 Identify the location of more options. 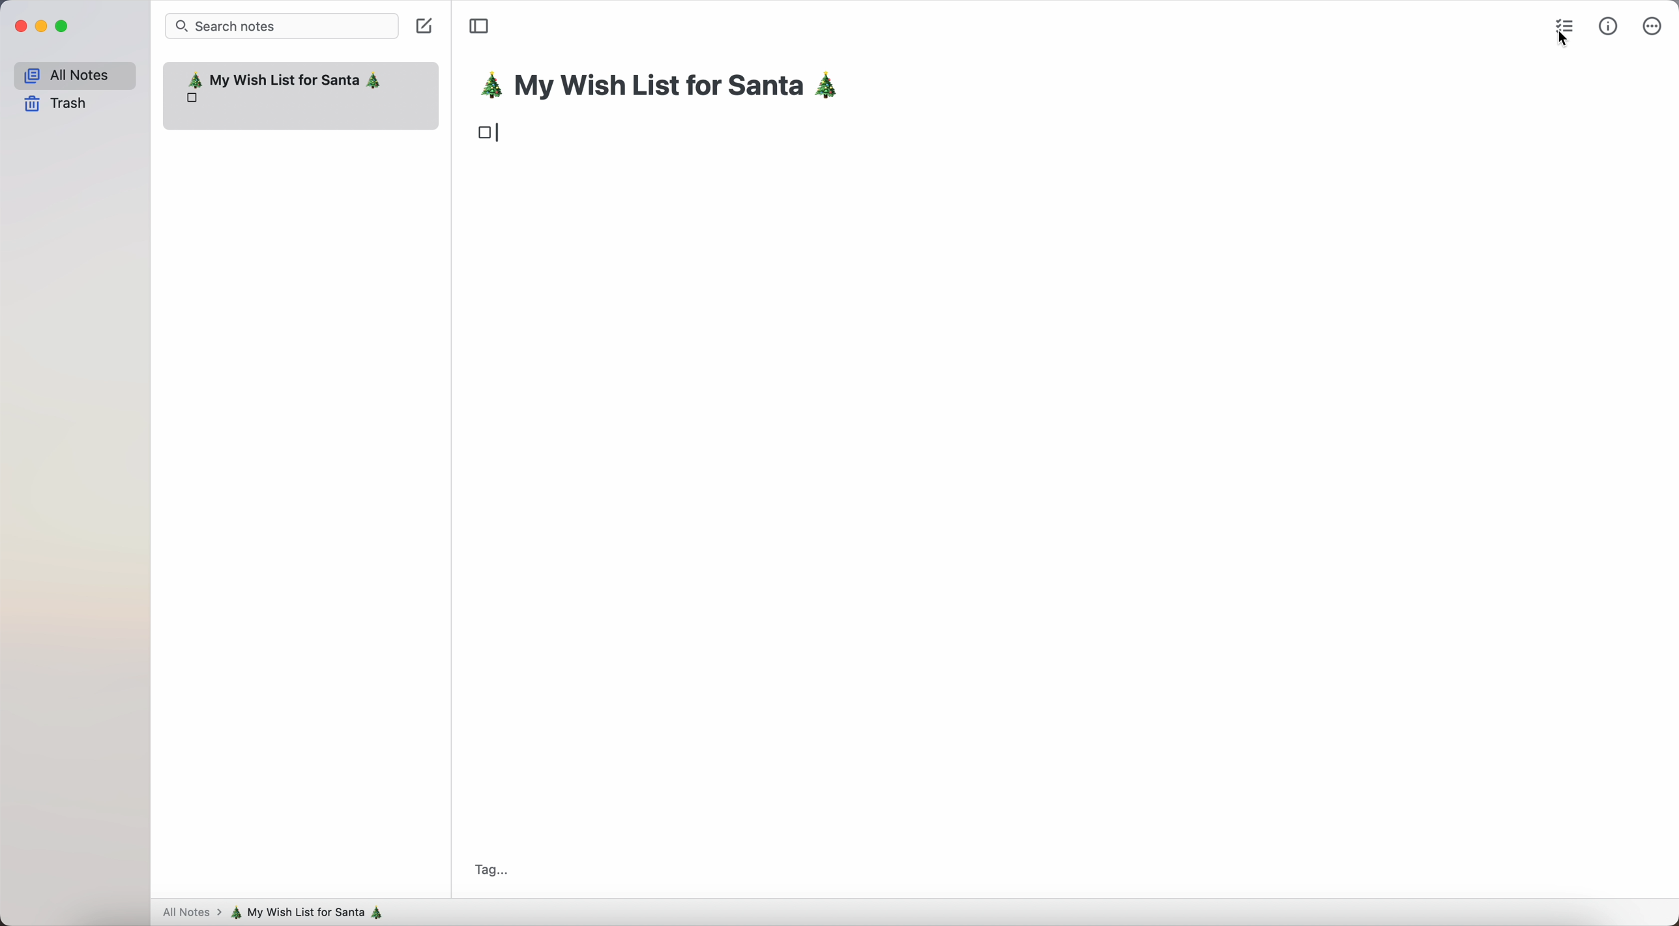
(1652, 25).